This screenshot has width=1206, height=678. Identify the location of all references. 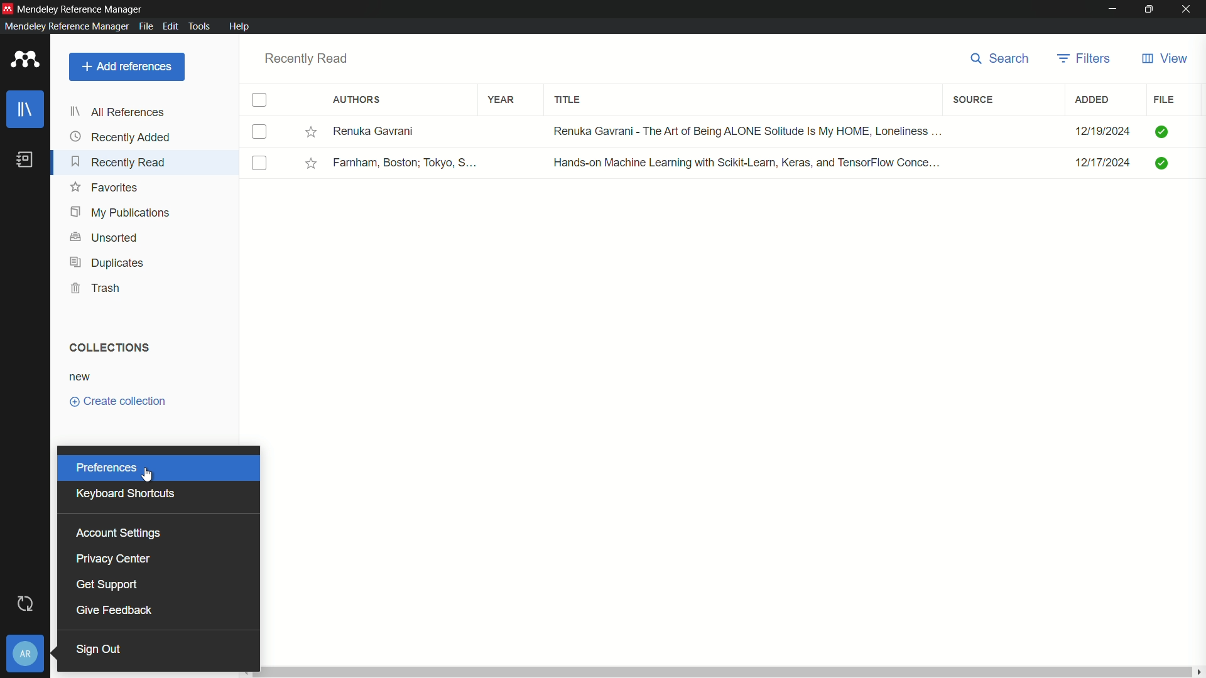
(117, 112).